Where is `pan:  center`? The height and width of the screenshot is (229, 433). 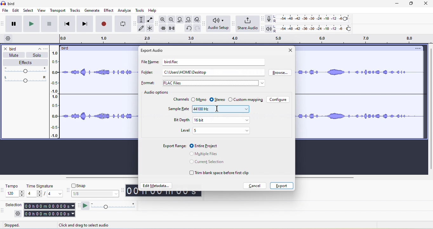
pan:  center is located at coordinates (25, 79).